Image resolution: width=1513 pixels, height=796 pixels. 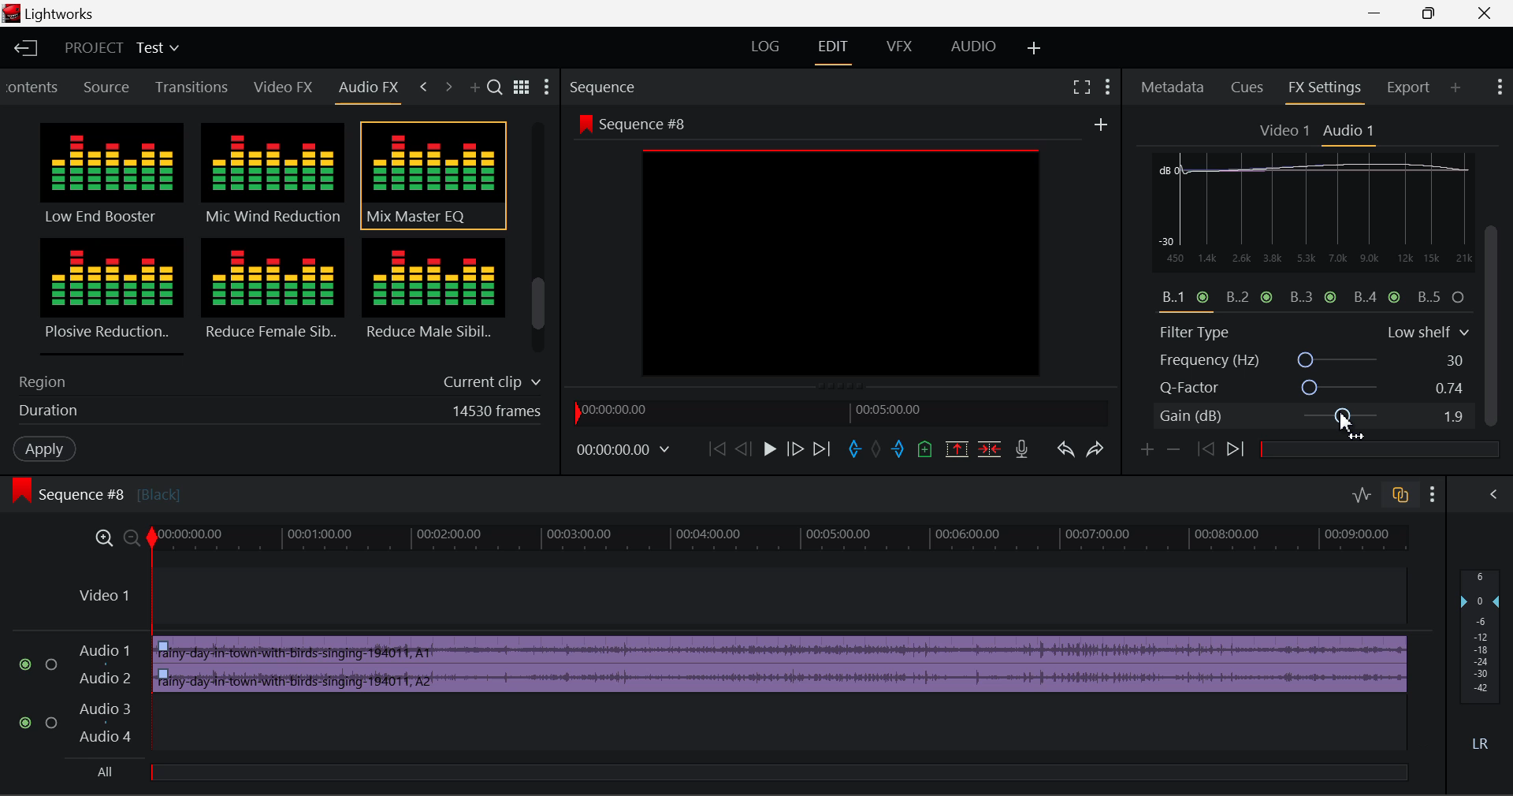 I want to click on Show Settings, so click(x=1436, y=495).